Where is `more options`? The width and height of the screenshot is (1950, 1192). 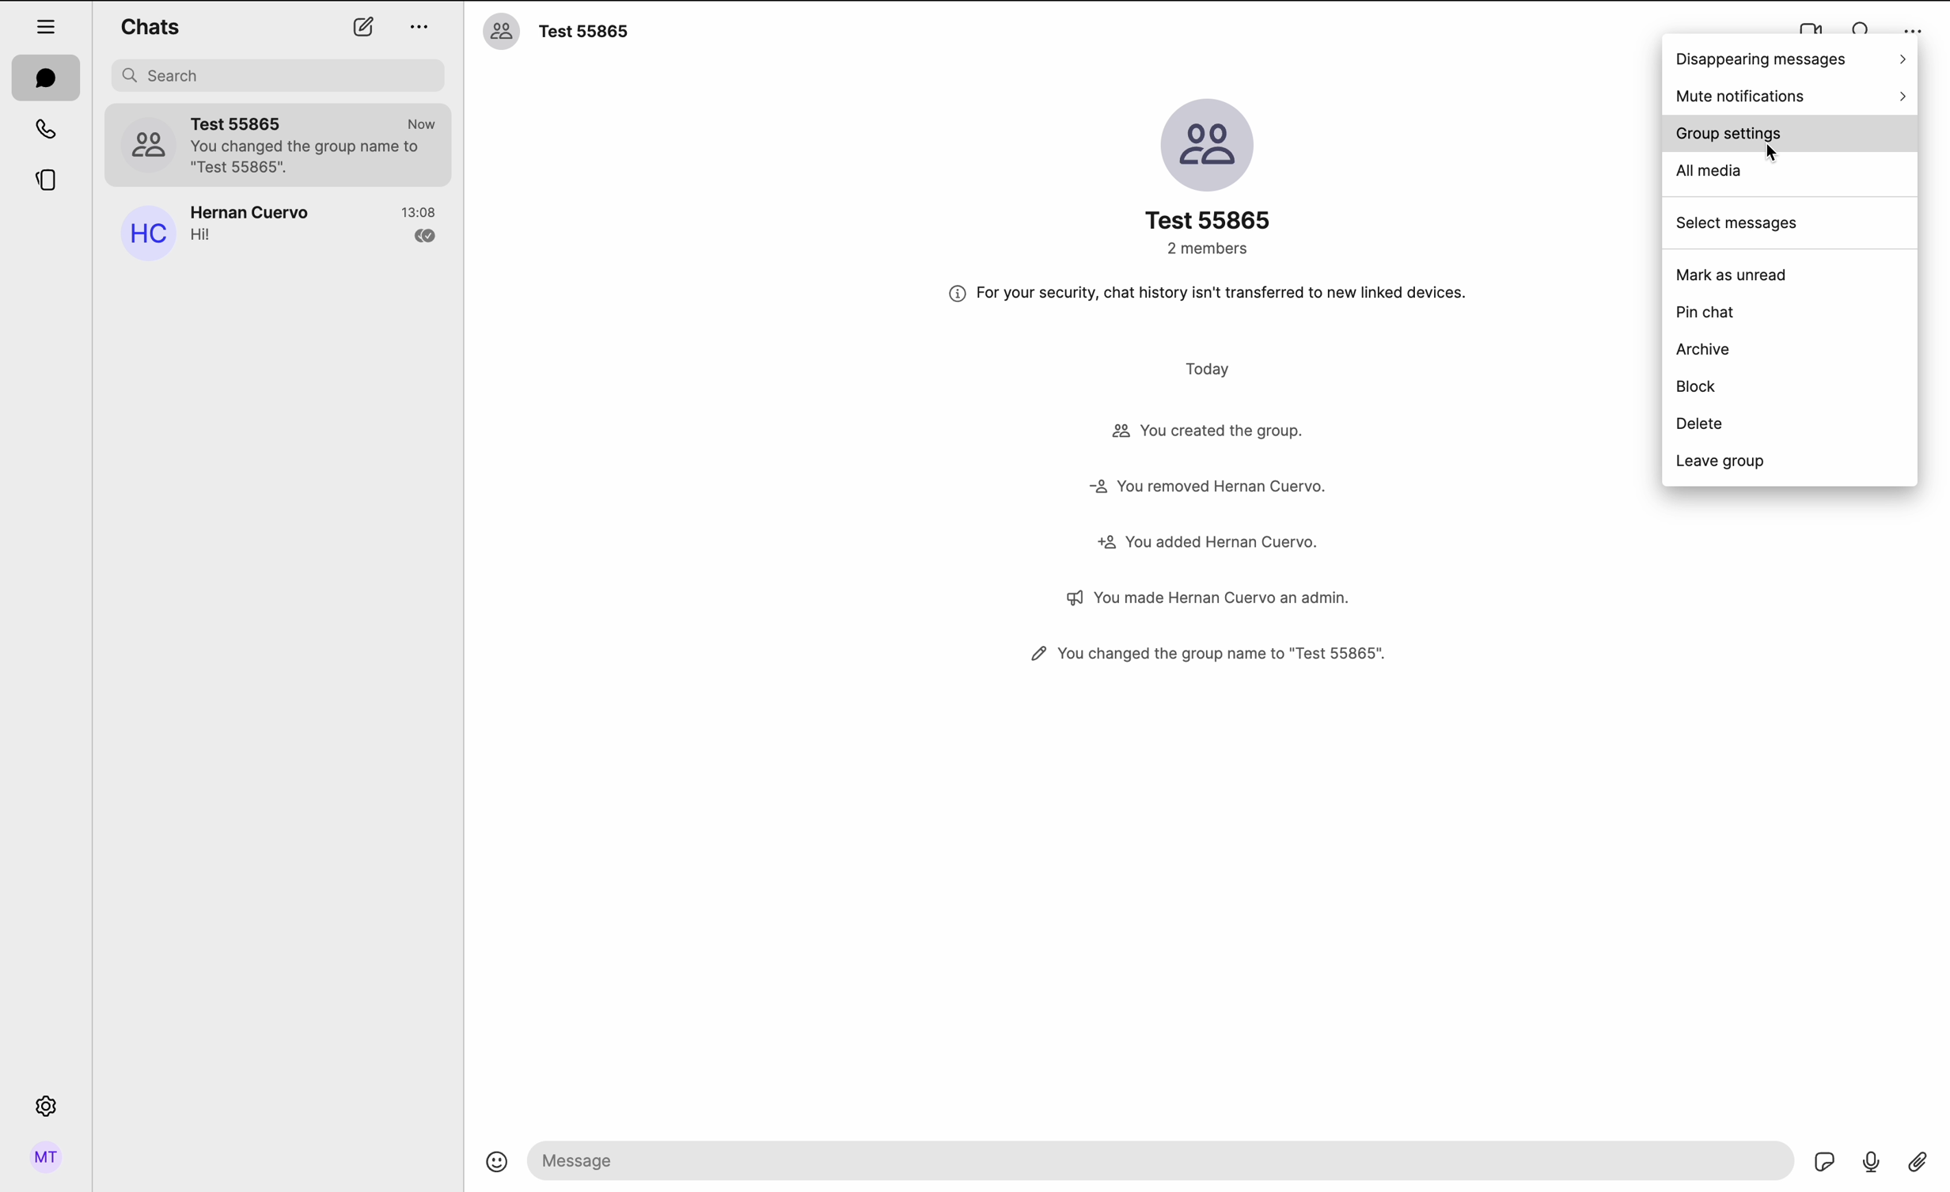 more options is located at coordinates (422, 29).